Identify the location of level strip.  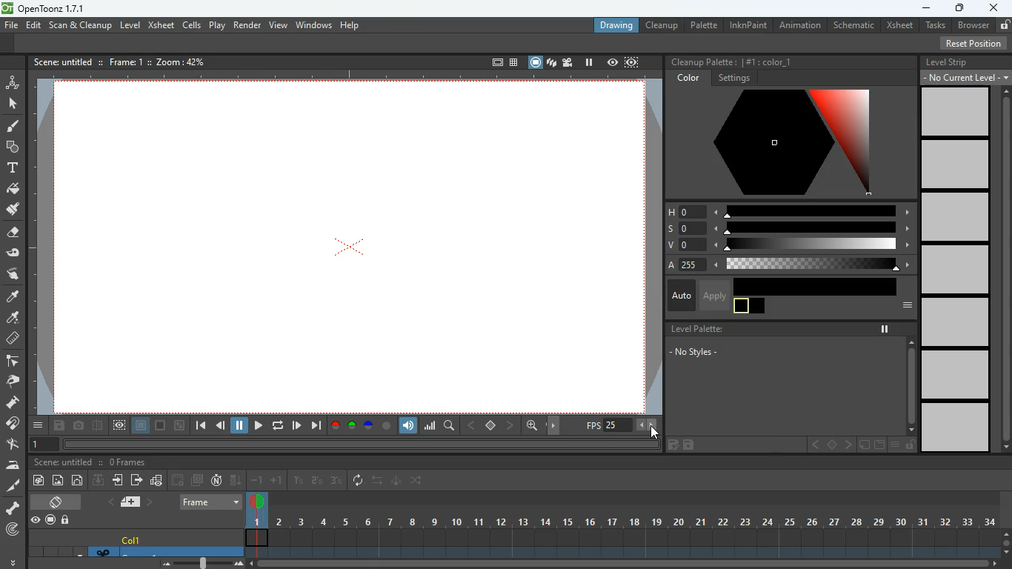
(949, 61).